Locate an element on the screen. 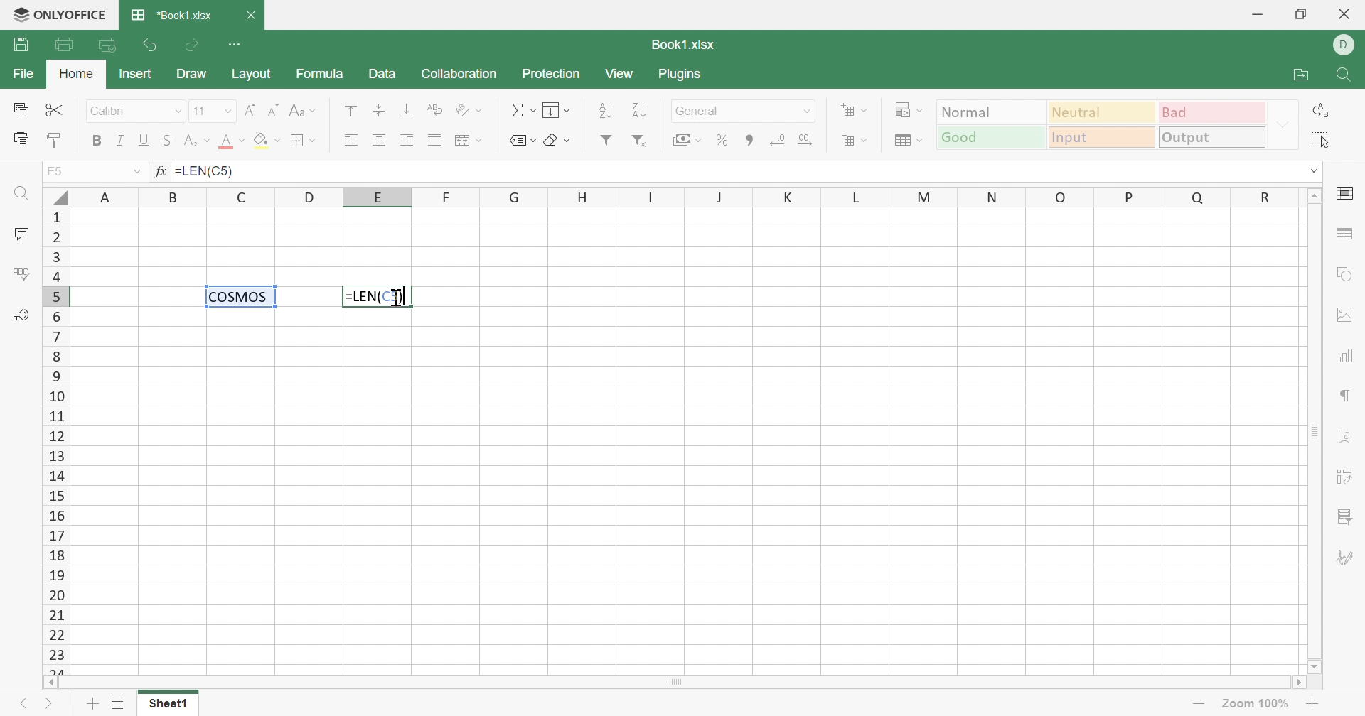 This screenshot has height=716, width=1365. Scroll up is located at coordinates (1315, 195).